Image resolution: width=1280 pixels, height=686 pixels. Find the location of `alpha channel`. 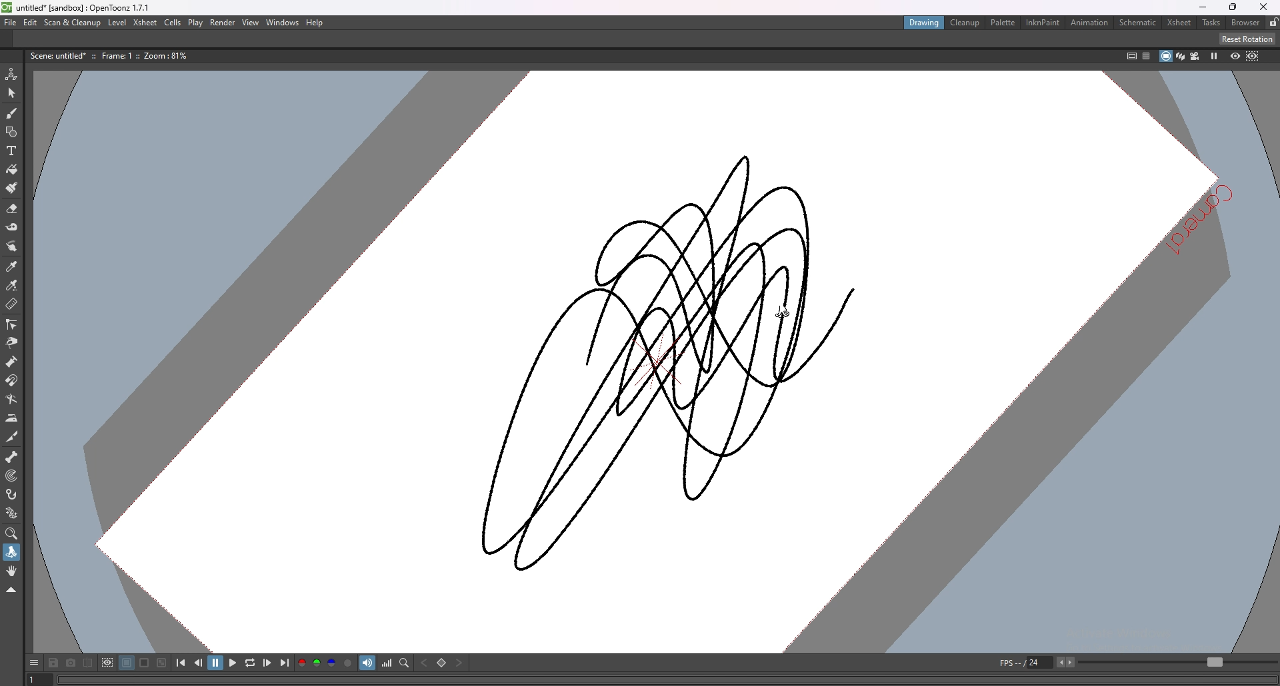

alpha channel is located at coordinates (348, 663).